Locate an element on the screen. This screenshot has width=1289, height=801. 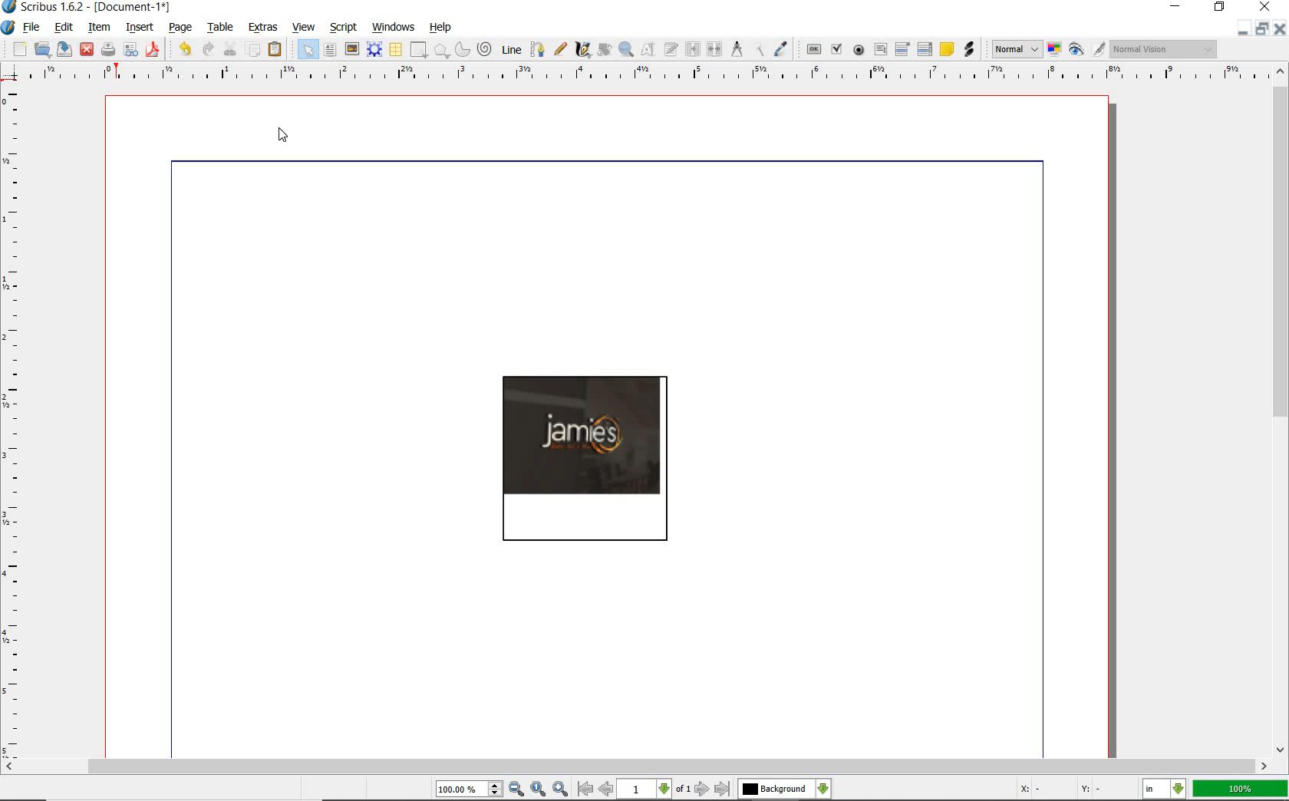
Cursor Position is located at coordinates (284, 133).